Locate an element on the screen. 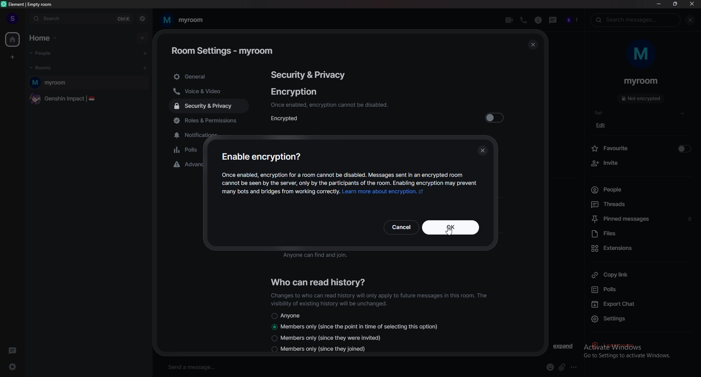 The width and height of the screenshot is (701, 377). encrypted is located at coordinates (289, 118).